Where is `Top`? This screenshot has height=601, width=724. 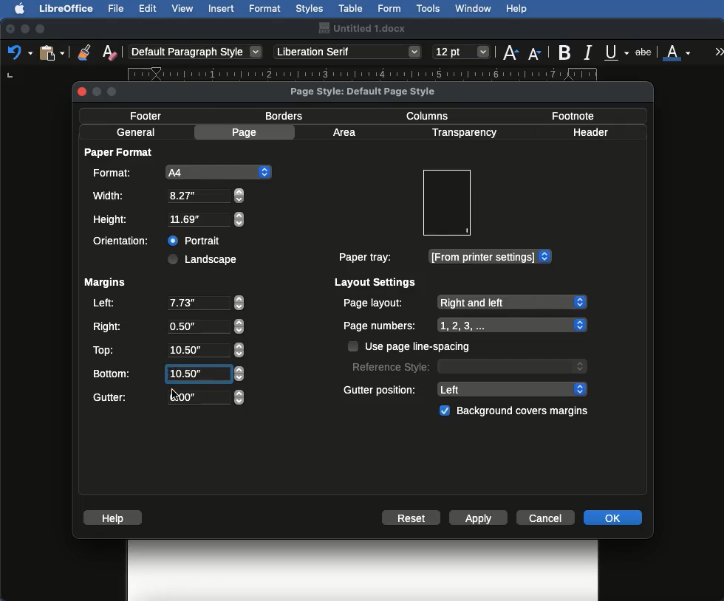
Top is located at coordinates (166, 350).